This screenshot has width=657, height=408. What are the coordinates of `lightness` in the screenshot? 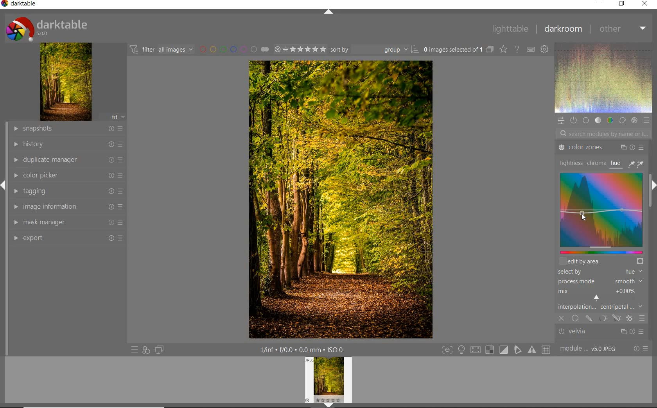 It's located at (570, 163).